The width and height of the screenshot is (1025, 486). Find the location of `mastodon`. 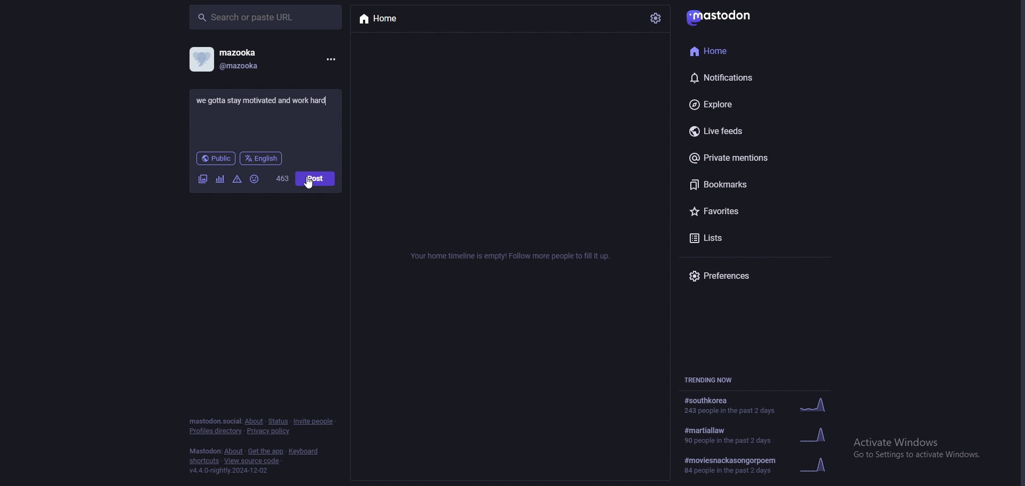

mastodon is located at coordinates (205, 451).